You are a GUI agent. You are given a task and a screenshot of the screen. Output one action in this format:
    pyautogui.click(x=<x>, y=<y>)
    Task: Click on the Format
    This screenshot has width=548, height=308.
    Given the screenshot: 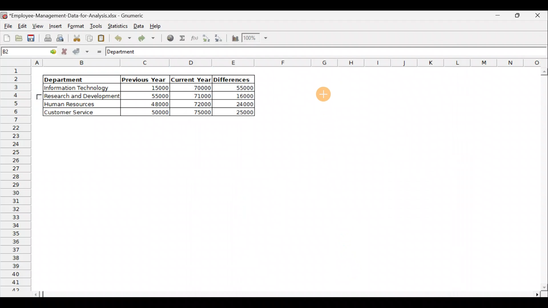 What is the action you would take?
    pyautogui.click(x=75, y=26)
    